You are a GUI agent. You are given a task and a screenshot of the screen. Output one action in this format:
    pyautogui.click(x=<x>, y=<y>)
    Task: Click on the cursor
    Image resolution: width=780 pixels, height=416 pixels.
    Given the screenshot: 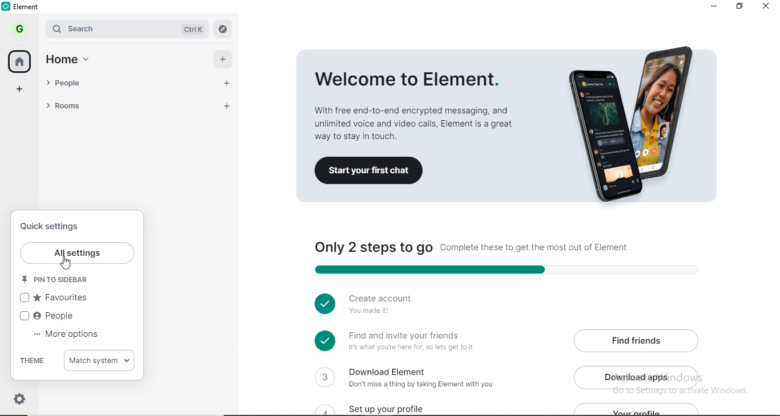 What is the action you would take?
    pyautogui.click(x=66, y=264)
    